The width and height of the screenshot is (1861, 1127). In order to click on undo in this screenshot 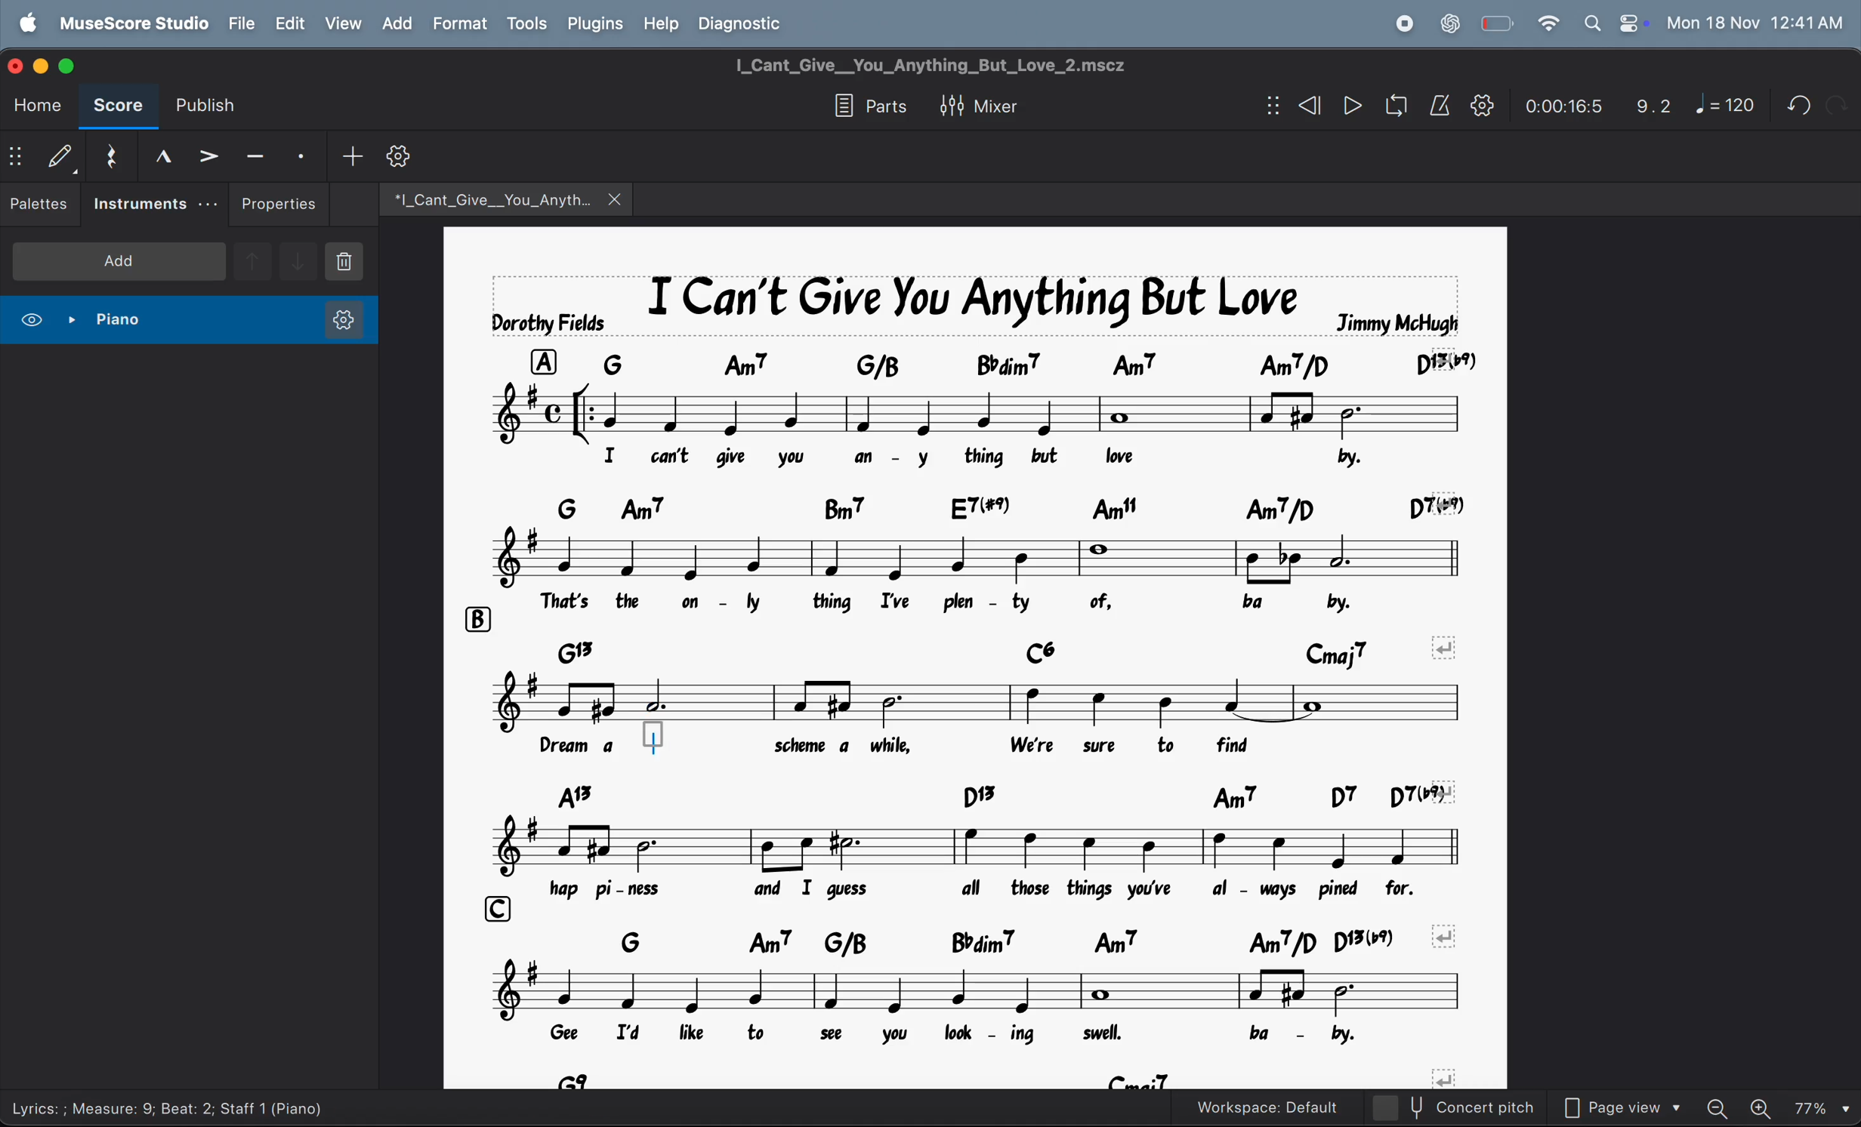, I will do `click(1796, 105)`.